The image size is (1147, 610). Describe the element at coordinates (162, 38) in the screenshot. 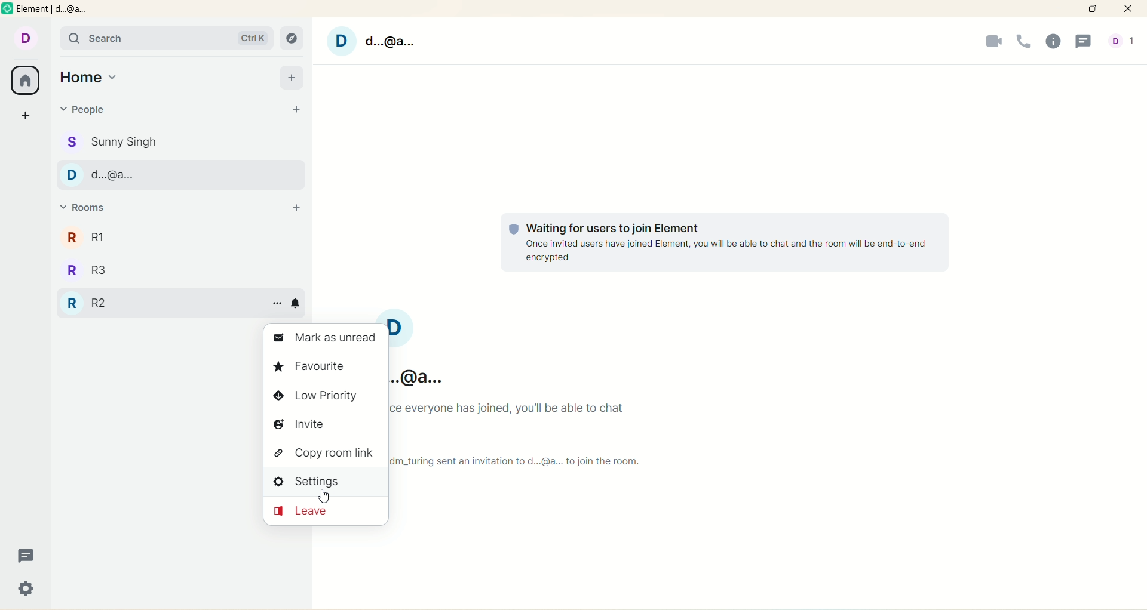

I see `search` at that location.